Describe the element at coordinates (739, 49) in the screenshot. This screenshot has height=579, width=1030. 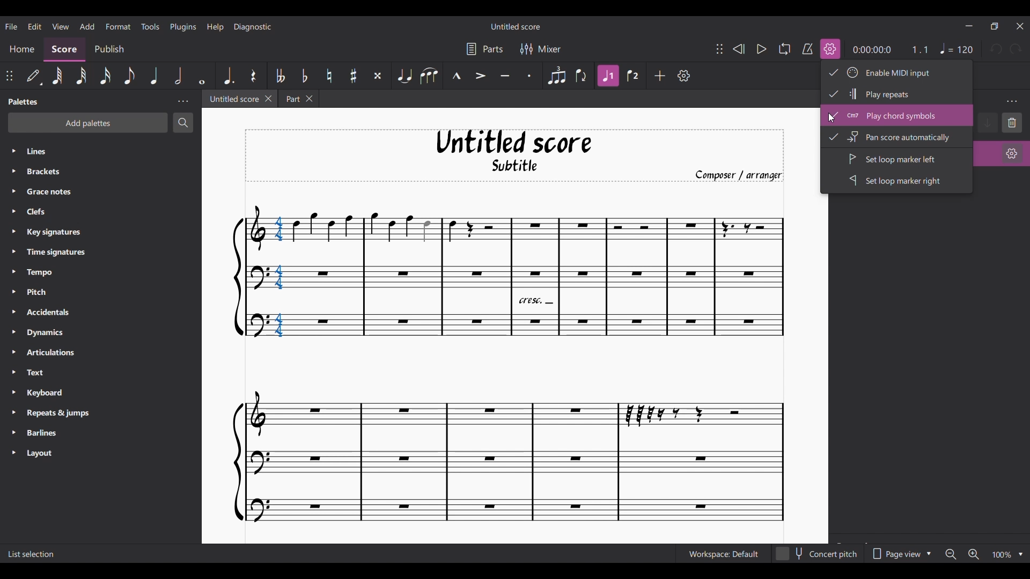
I see `Rewind` at that location.